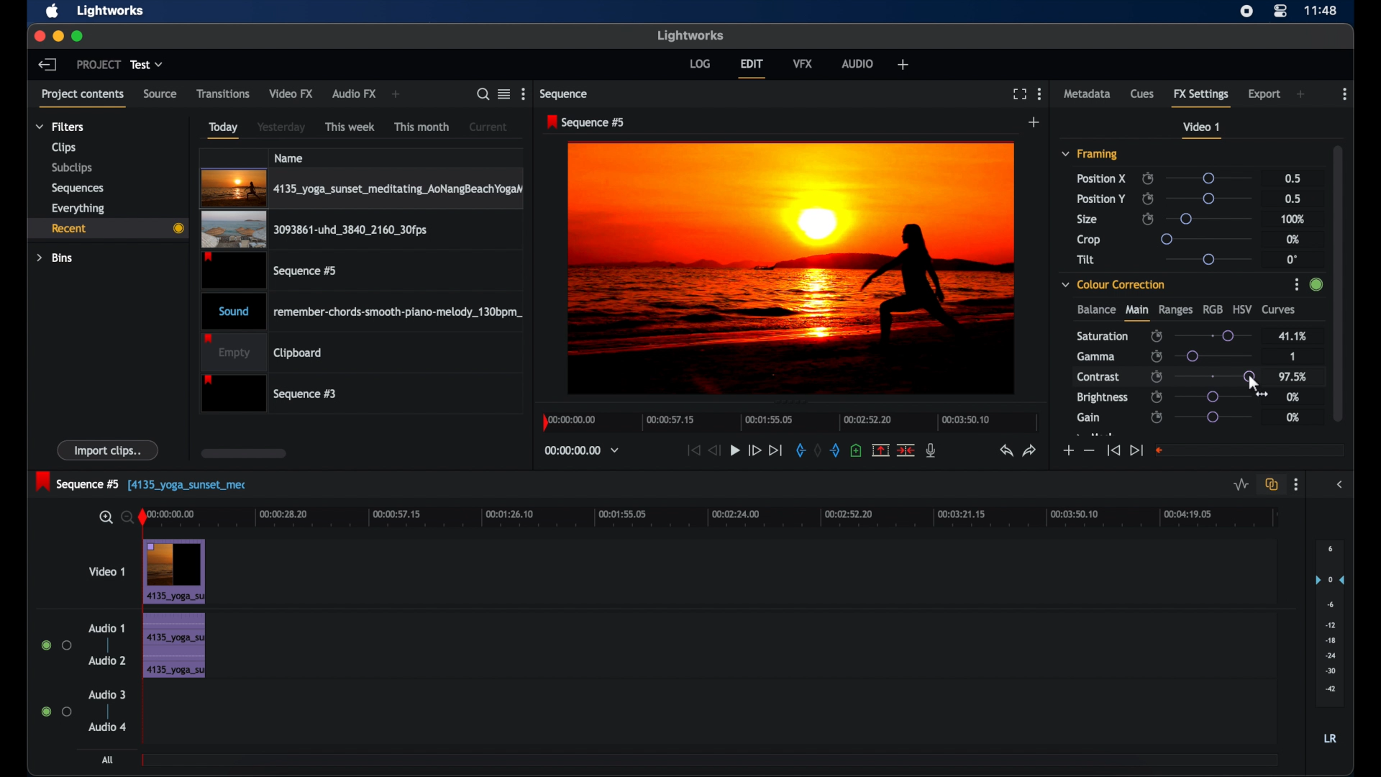  I want to click on out mark, so click(836, 450).